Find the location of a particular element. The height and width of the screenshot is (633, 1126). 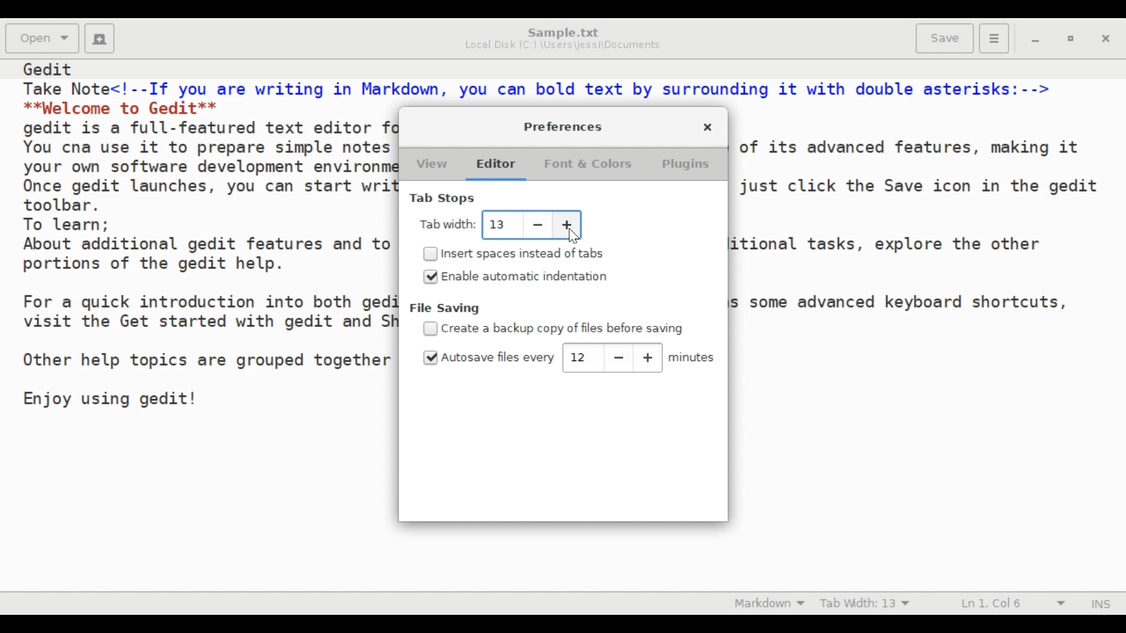

Open is located at coordinates (43, 38).